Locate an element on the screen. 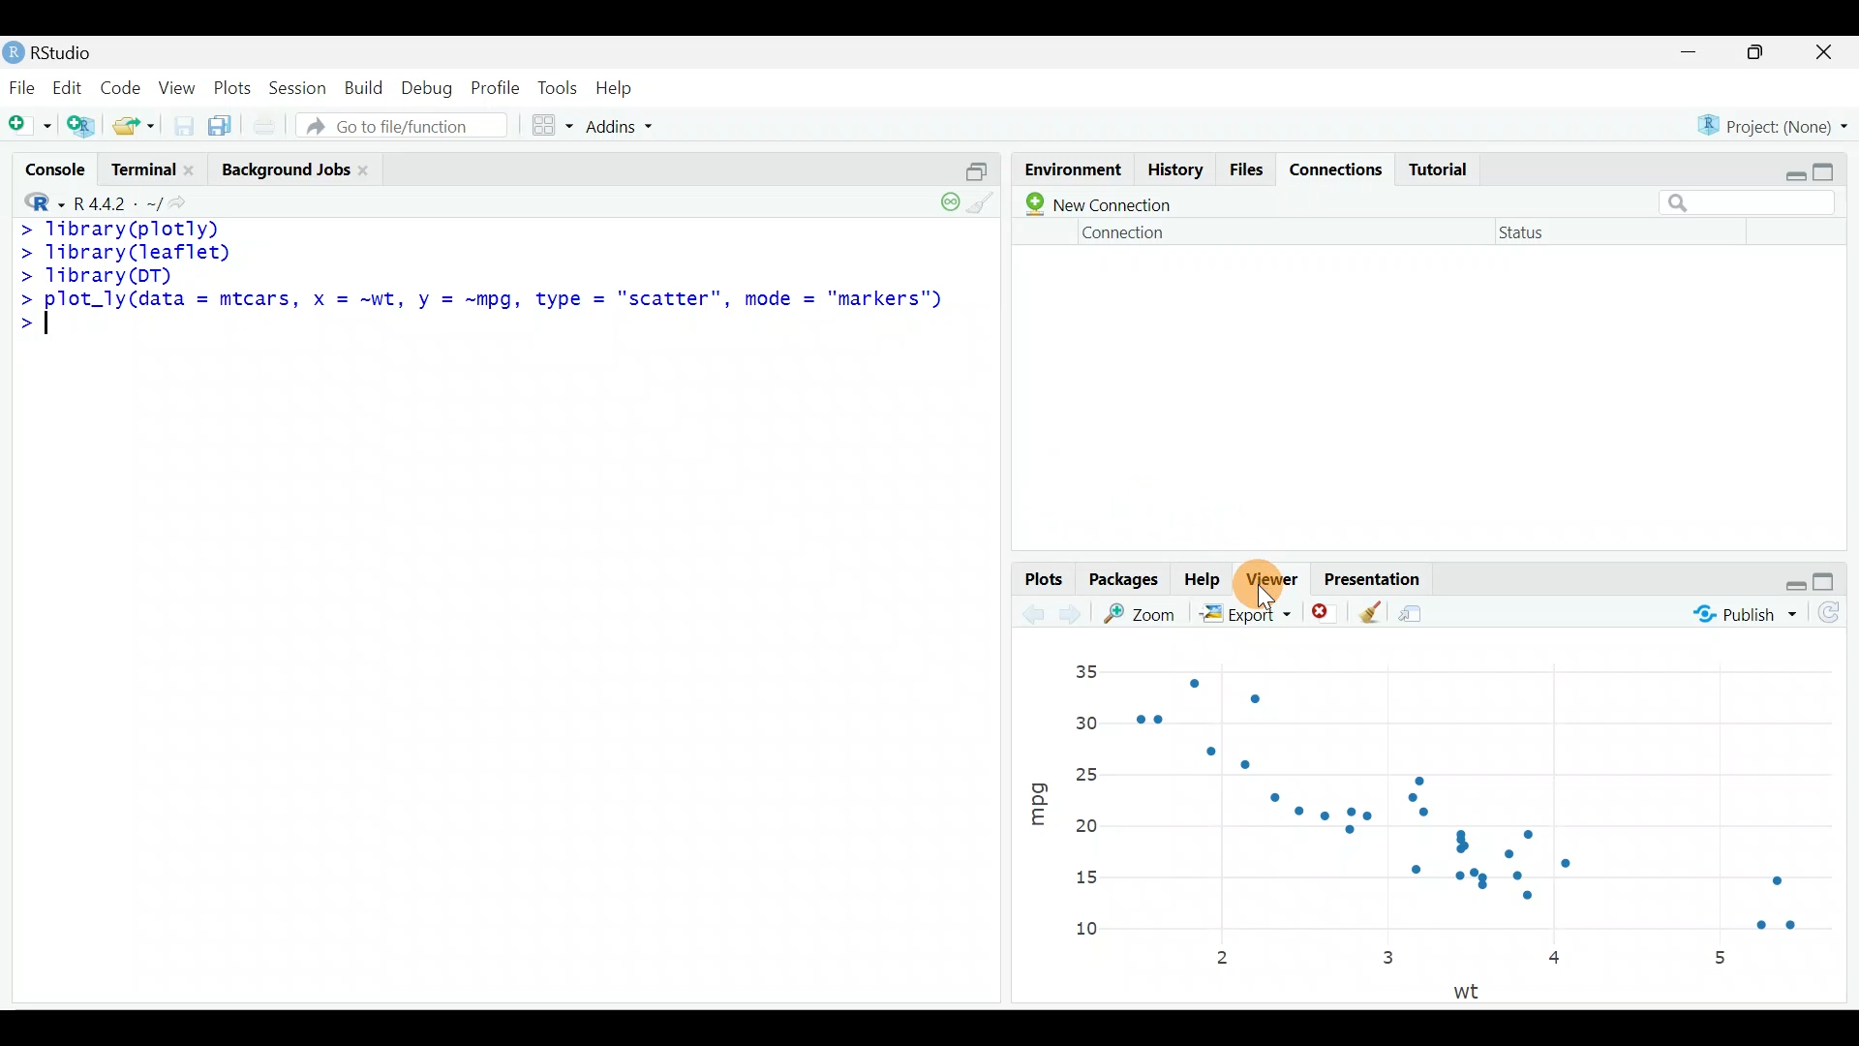 This screenshot has width=1859, height=1046. Viewer is located at coordinates (1274, 577).